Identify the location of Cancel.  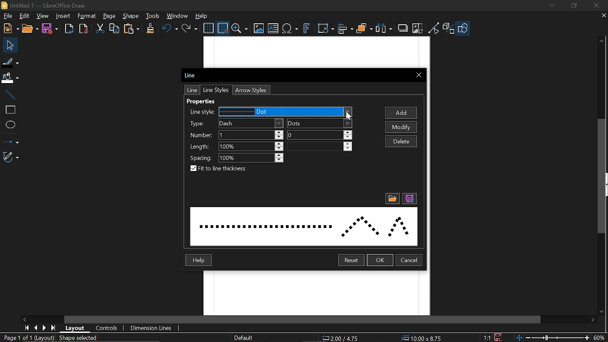
(410, 260).